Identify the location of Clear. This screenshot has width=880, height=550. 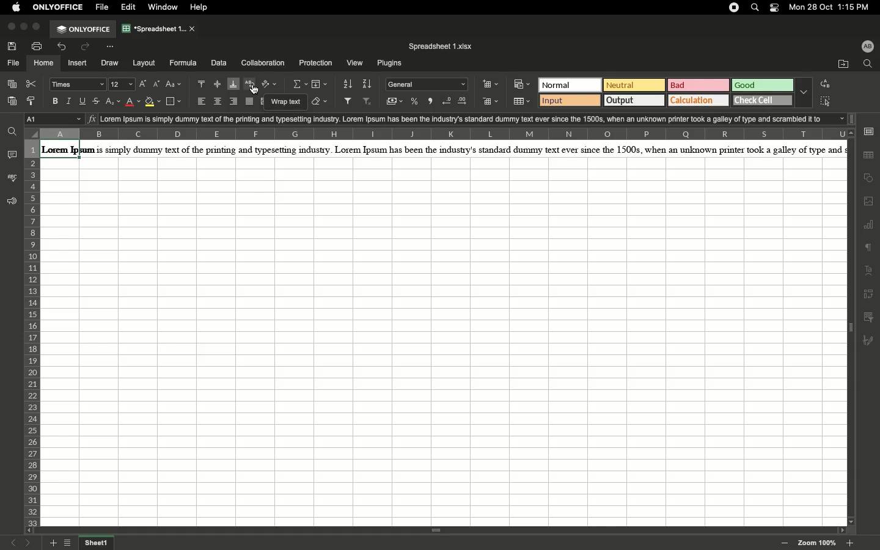
(320, 102).